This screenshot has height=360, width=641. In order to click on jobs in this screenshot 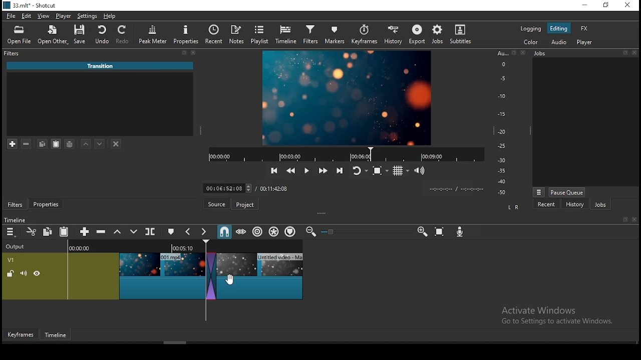, I will do `click(599, 203)`.